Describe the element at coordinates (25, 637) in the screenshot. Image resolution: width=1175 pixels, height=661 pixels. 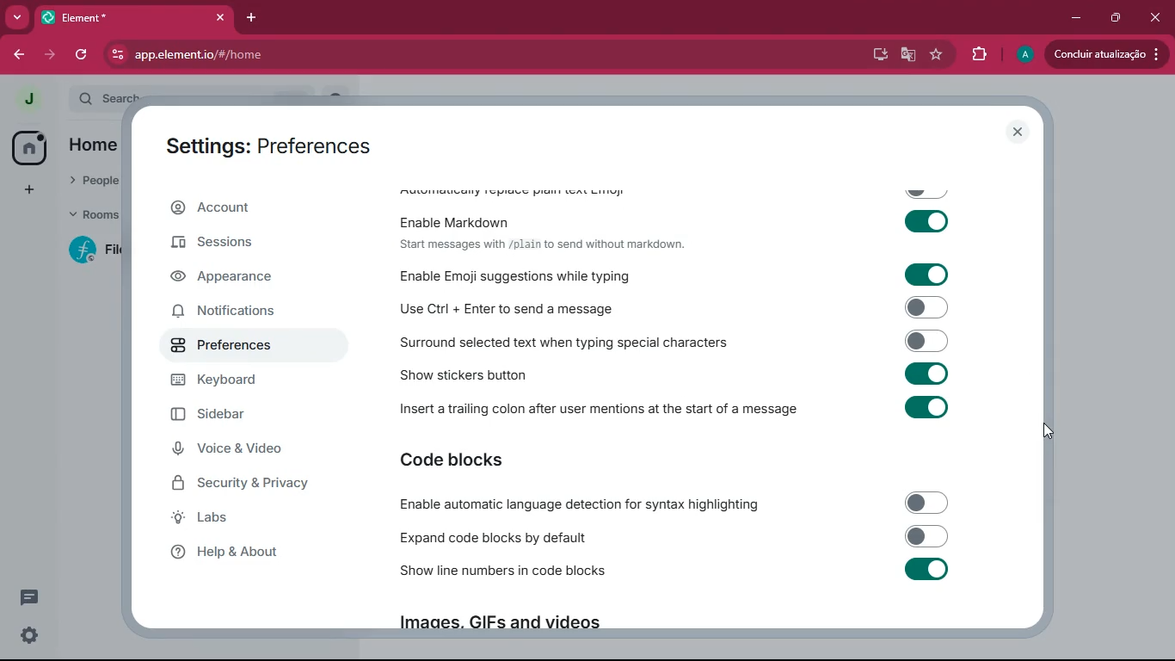
I see `settings` at that location.